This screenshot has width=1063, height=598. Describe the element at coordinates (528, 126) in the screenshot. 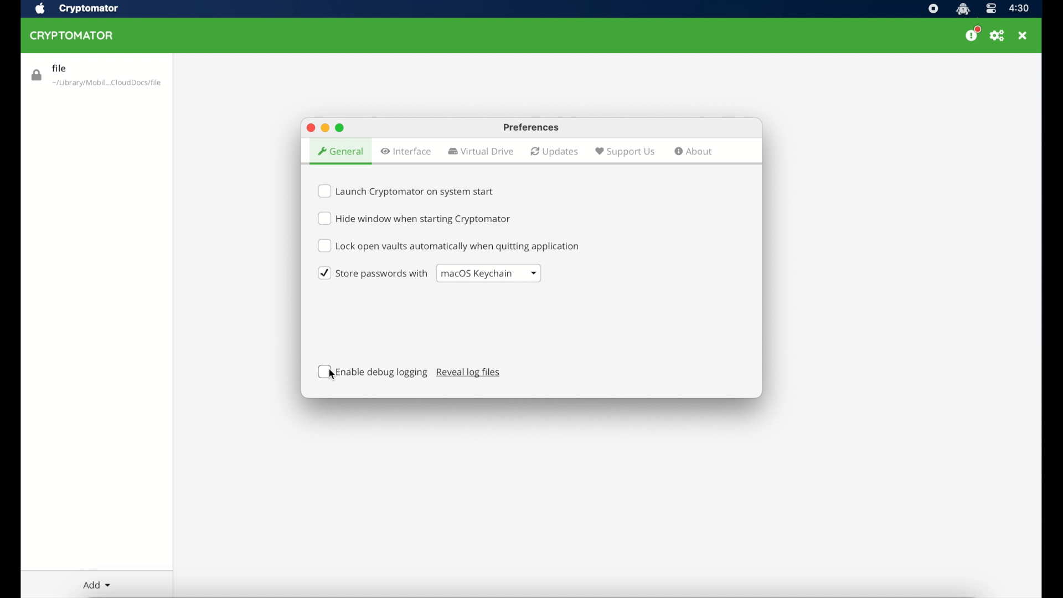

I see `preferences` at that location.